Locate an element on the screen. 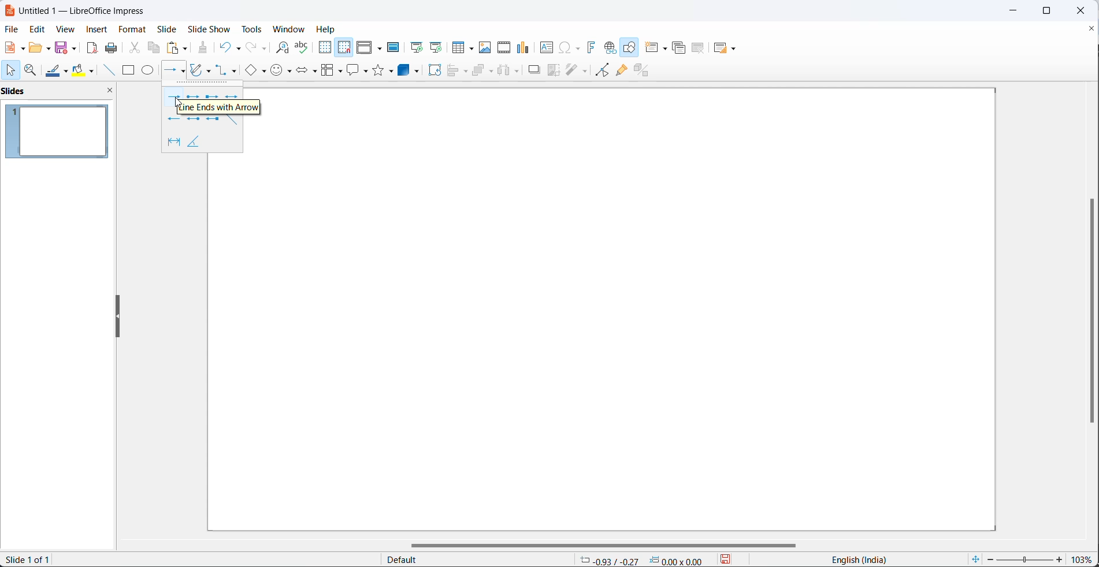 Image resolution: width=1099 pixels, height=567 pixels. duplicate slide is located at coordinates (677, 49).